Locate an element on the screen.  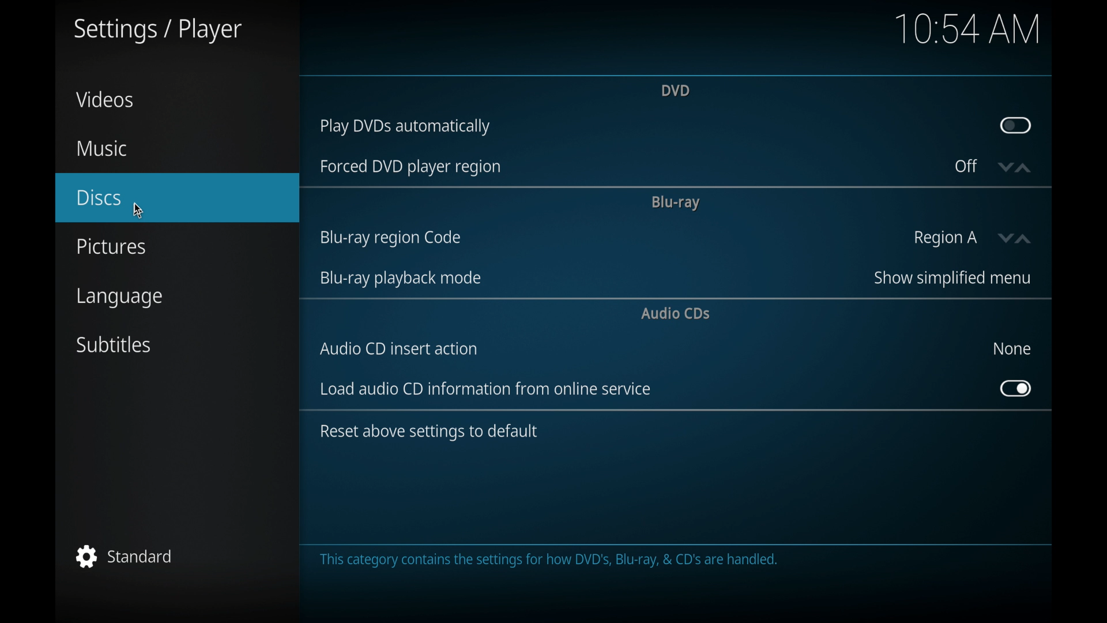
cursor is located at coordinates (140, 212).